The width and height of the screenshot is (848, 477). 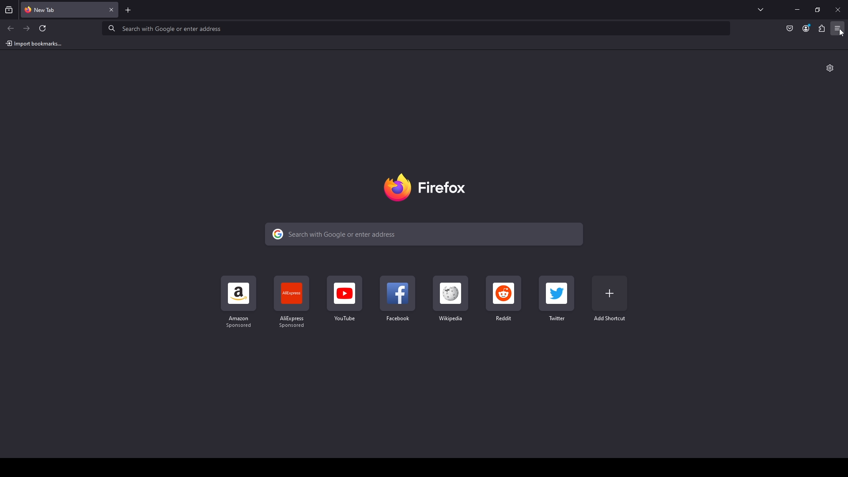 I want to click on Search with google or enter address, so click(x=420, y=30).